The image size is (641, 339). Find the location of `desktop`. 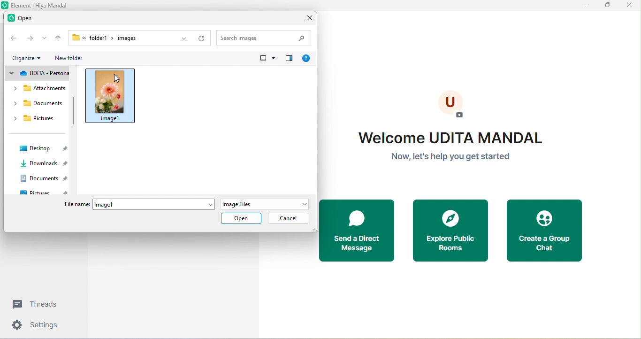

desktop is located at coordinates (43, 147).